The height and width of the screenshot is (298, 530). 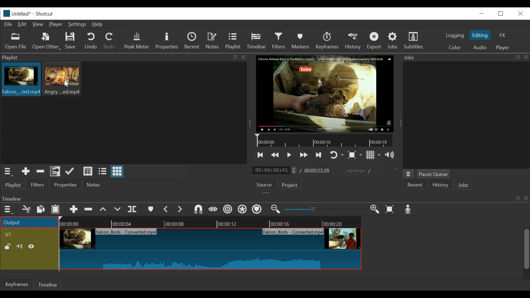 What do you see at coordinates (454, 35) in the screenshot?
I see `logging` at bounding box center [454, 35].